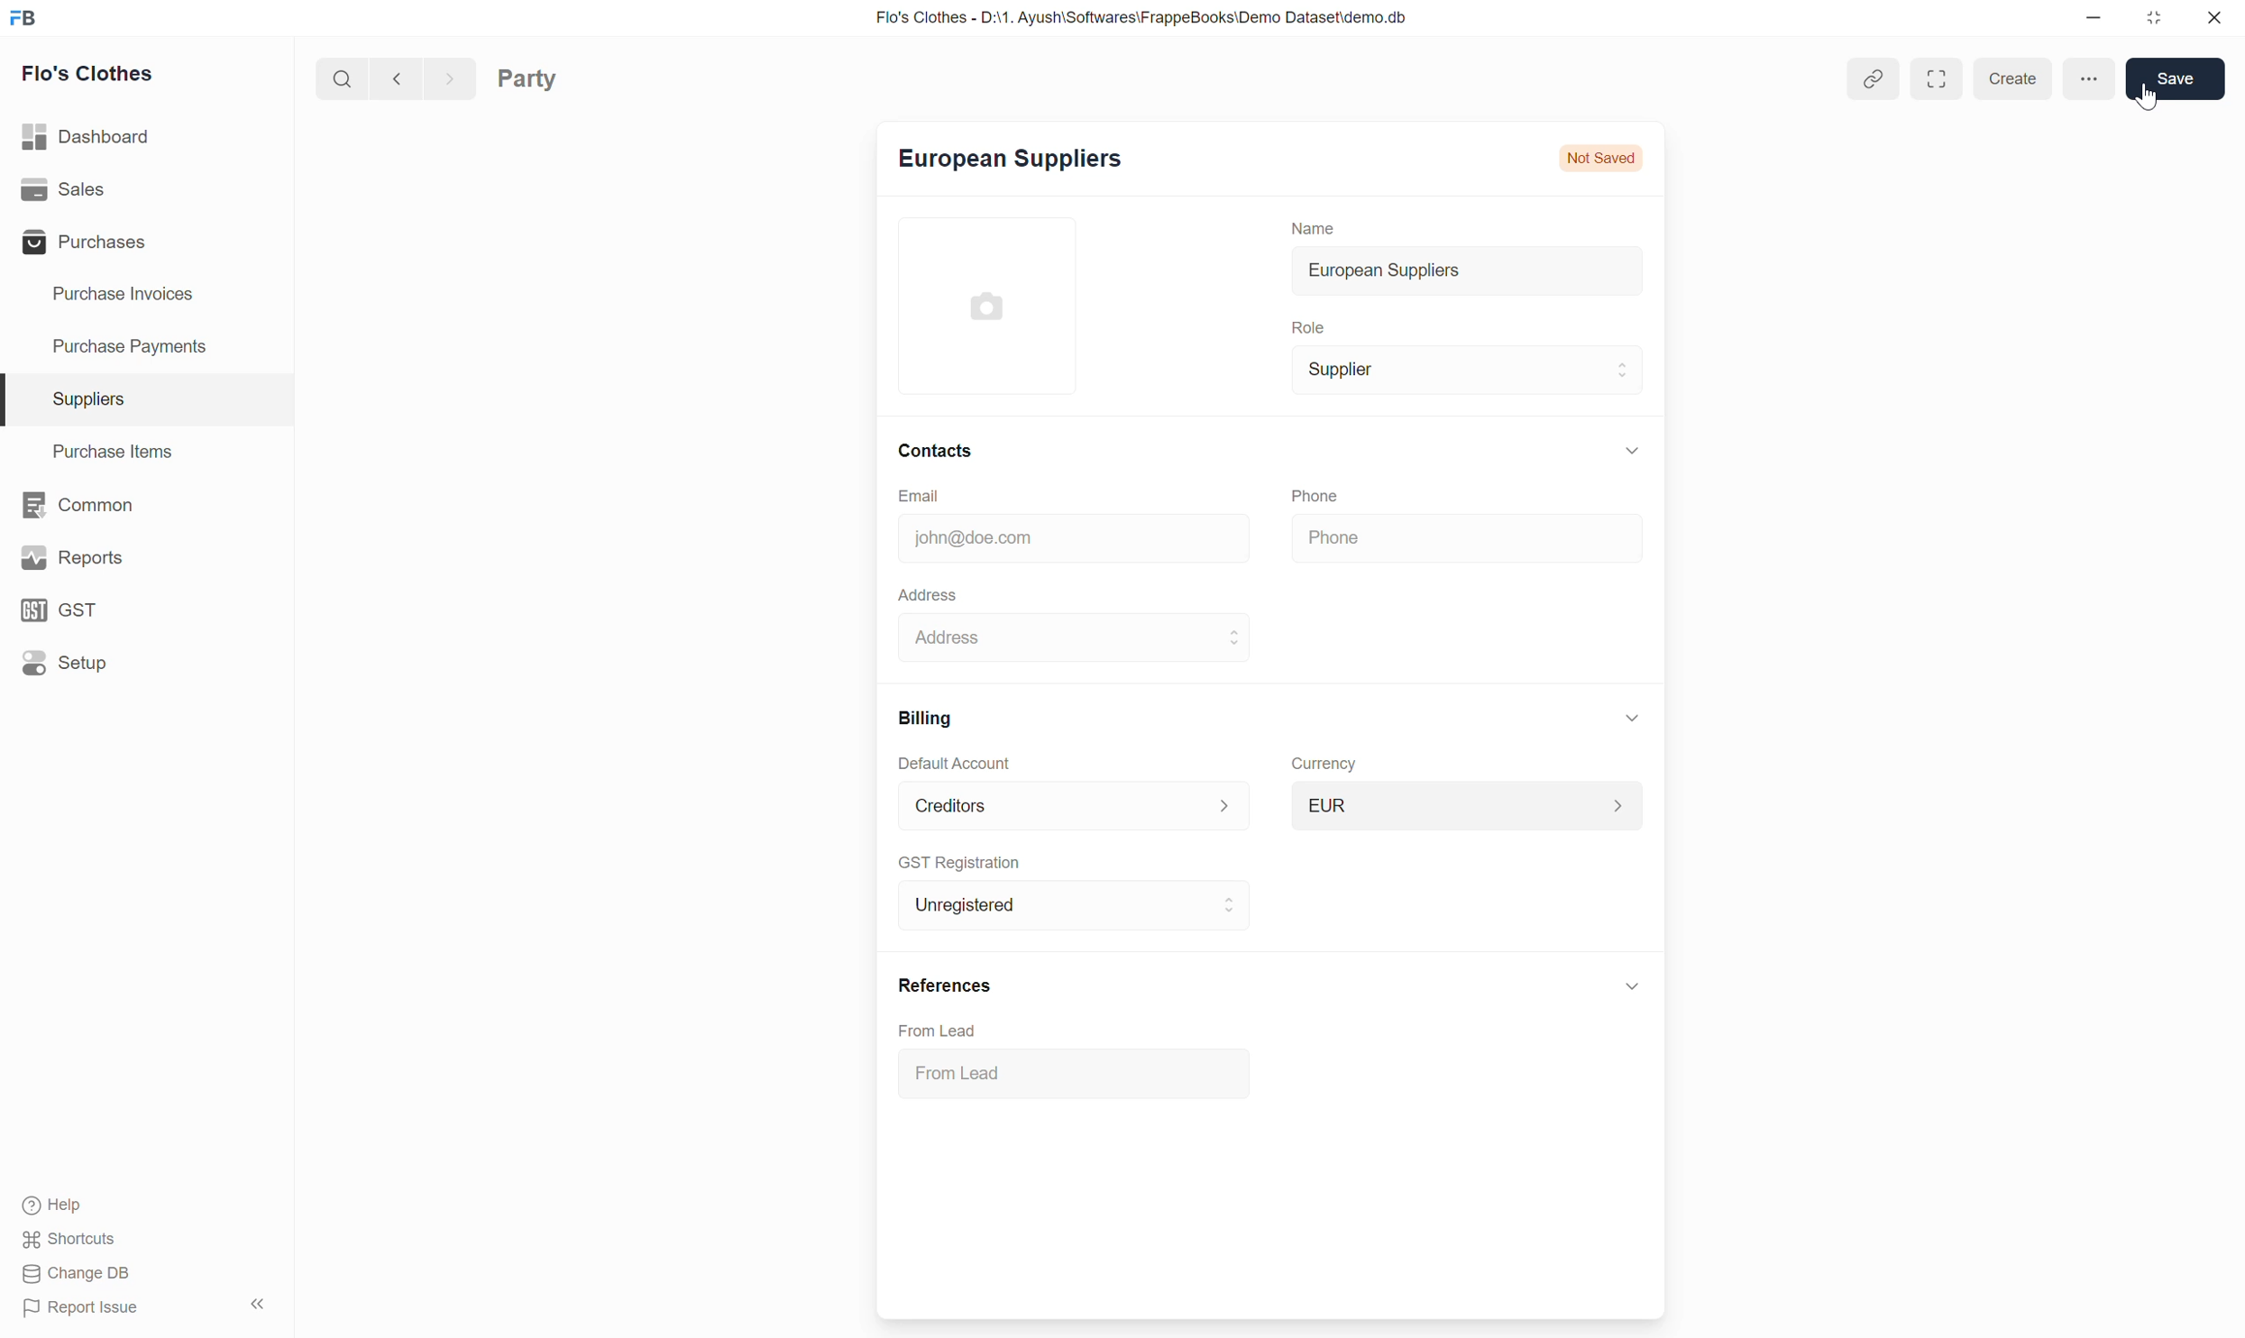 The image size is (2245, 1338). Describe the element at coordinates (58, 610) in the screenshot. I see `gst` at that location.